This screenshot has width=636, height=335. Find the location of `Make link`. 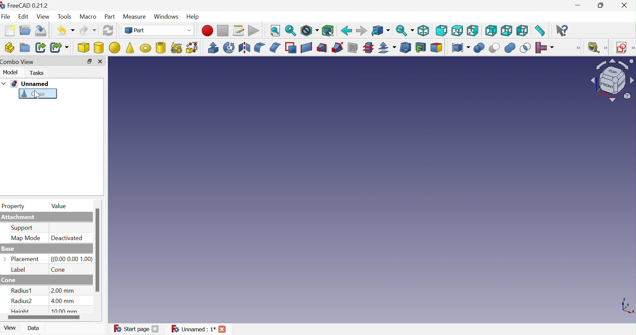

Make link is located at coordinates (40, 47).